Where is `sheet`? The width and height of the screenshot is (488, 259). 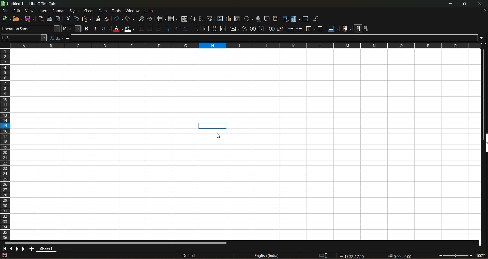 sheet is located at coordinates (90, 11).